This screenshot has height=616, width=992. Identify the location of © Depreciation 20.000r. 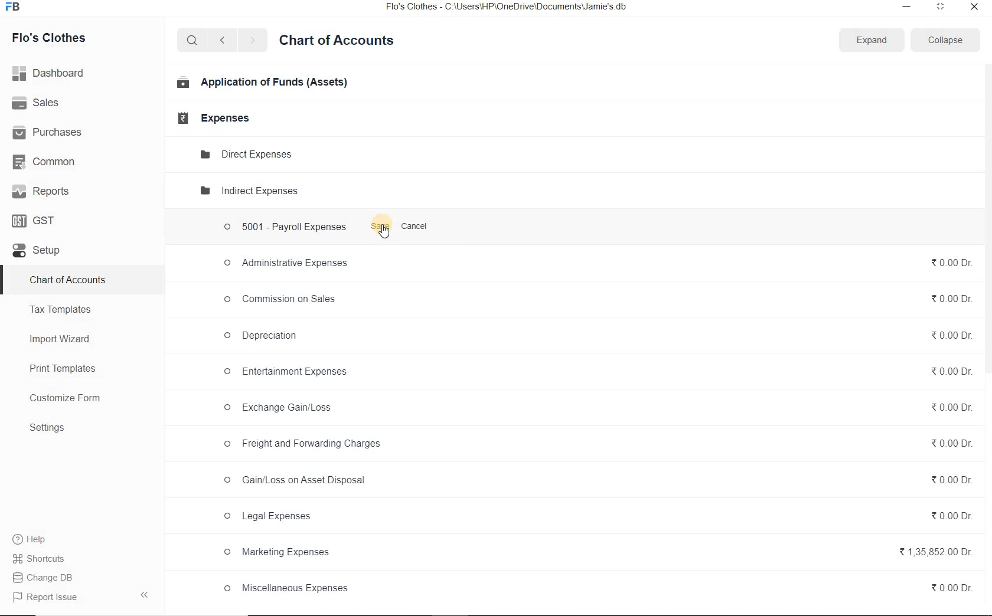
(598, 335).